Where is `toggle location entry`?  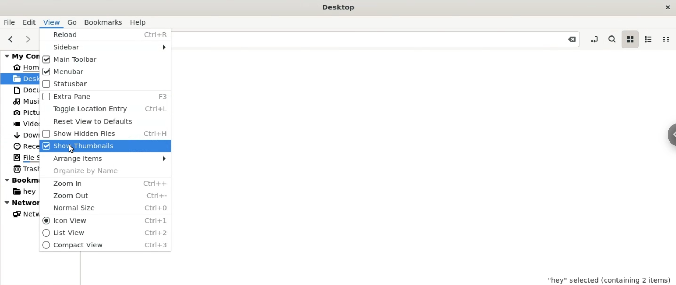
toggle location entry is located at coordinates (593, 38).